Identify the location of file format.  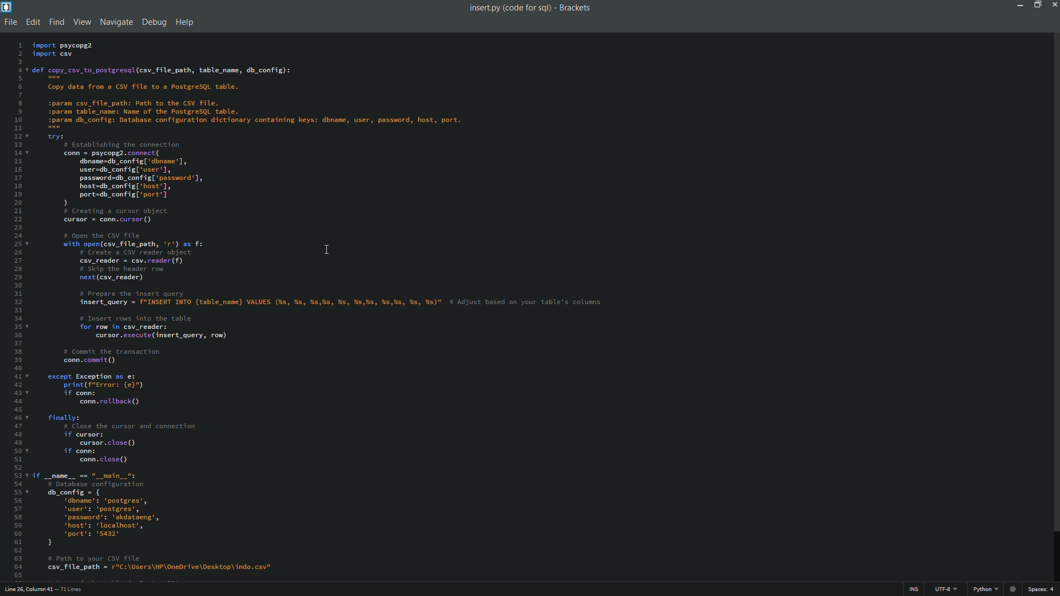
(986, 590).